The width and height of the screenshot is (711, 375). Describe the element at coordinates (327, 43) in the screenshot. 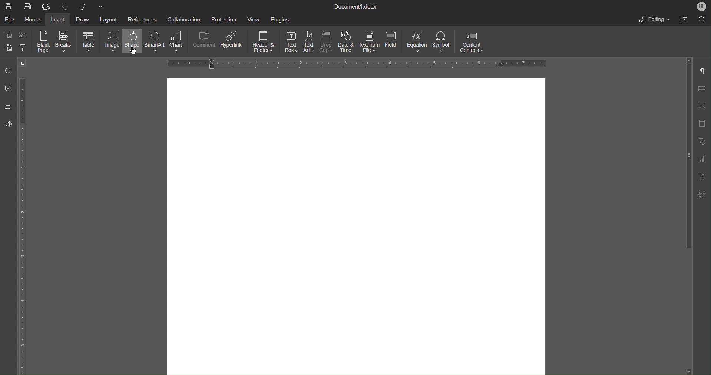

I see `Drop Cap` at that location.